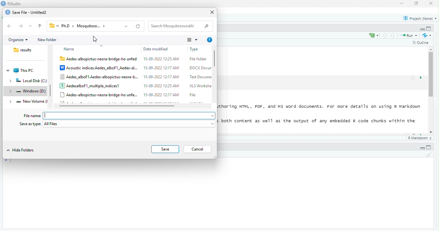 Image resolution: width=439 pixels, height=231 pixels. Describe the element at coordinates (410, 36) in the screenshot. I see `Run` at that location.